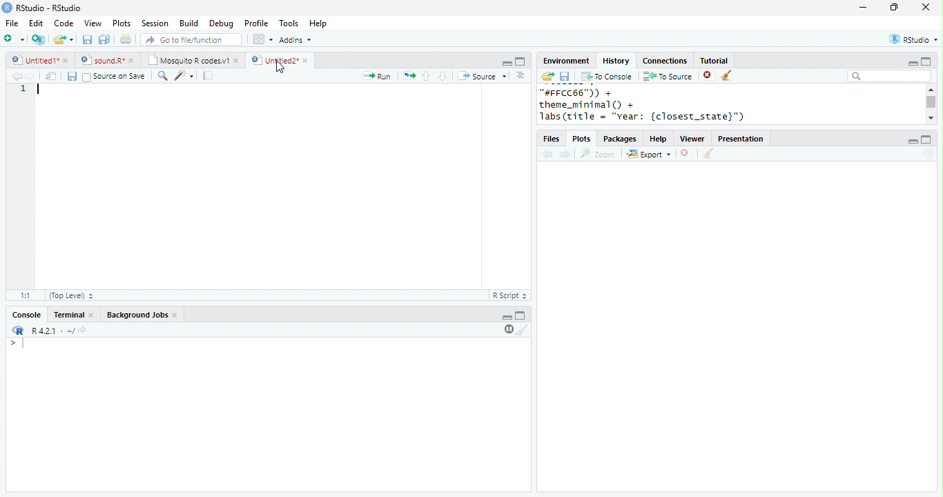 The image size is (943, 497). What do you see at coordinates (507, 318) in the screenshot?
I see `minimize` at bounding box center [507, 318].